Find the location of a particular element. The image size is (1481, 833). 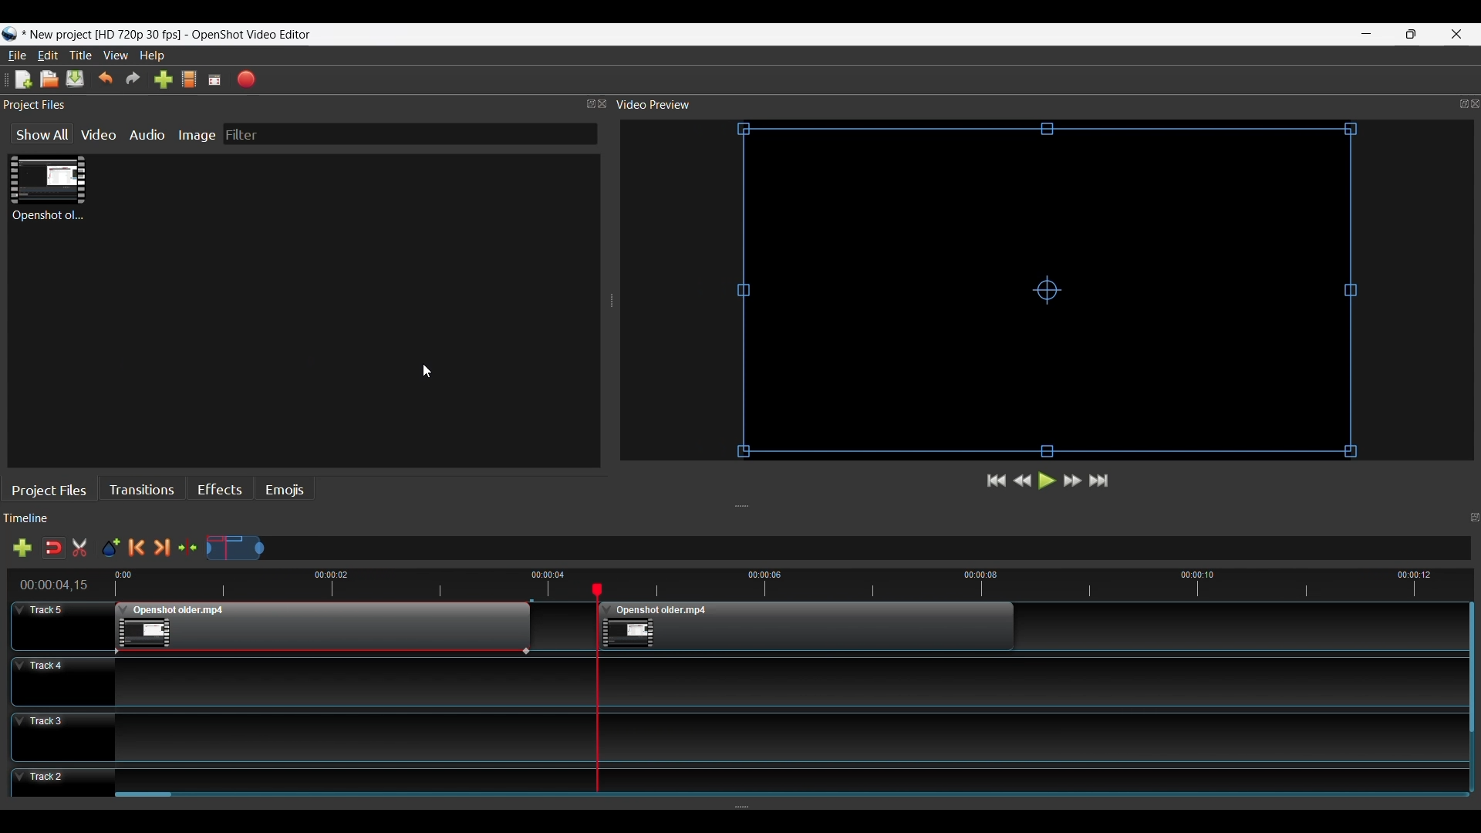

Next Marker is located at coordinates (164, 548).